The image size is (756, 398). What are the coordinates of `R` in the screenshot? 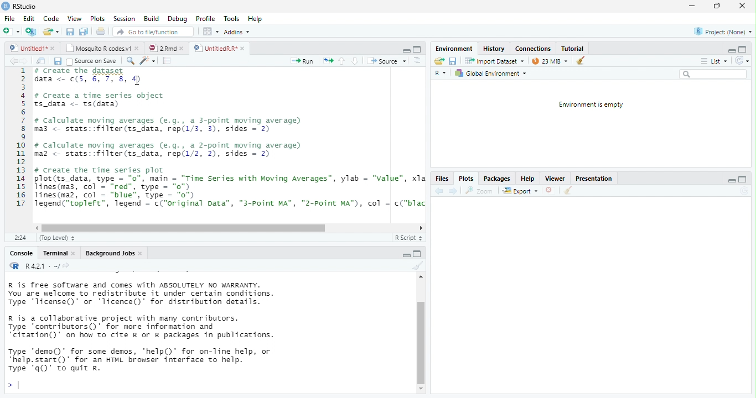 It's located at (442, 74).